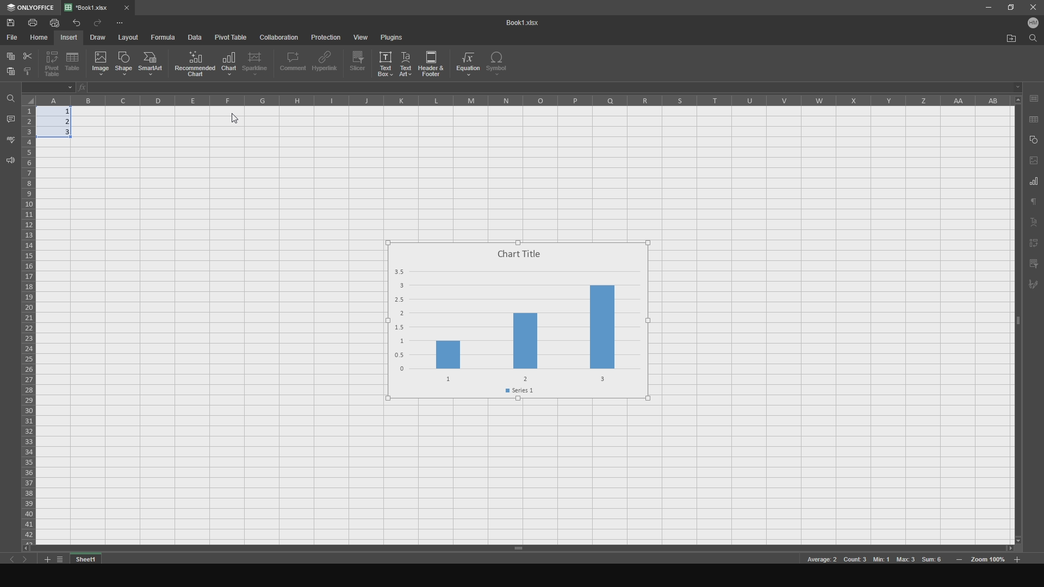  What do you see at coordinates (1033, 25) in the screenshot?
I see `user` at bounding box center [1033, 25].